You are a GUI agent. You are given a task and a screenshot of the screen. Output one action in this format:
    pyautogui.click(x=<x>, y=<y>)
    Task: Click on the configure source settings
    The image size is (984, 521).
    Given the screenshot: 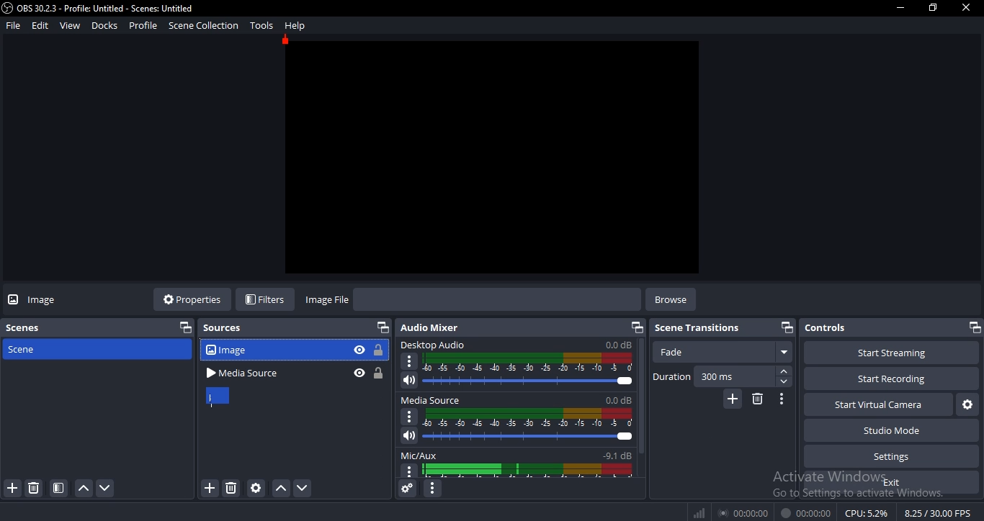 What is the action you would take?
    pyautogui.click(x=255, y=488)
    